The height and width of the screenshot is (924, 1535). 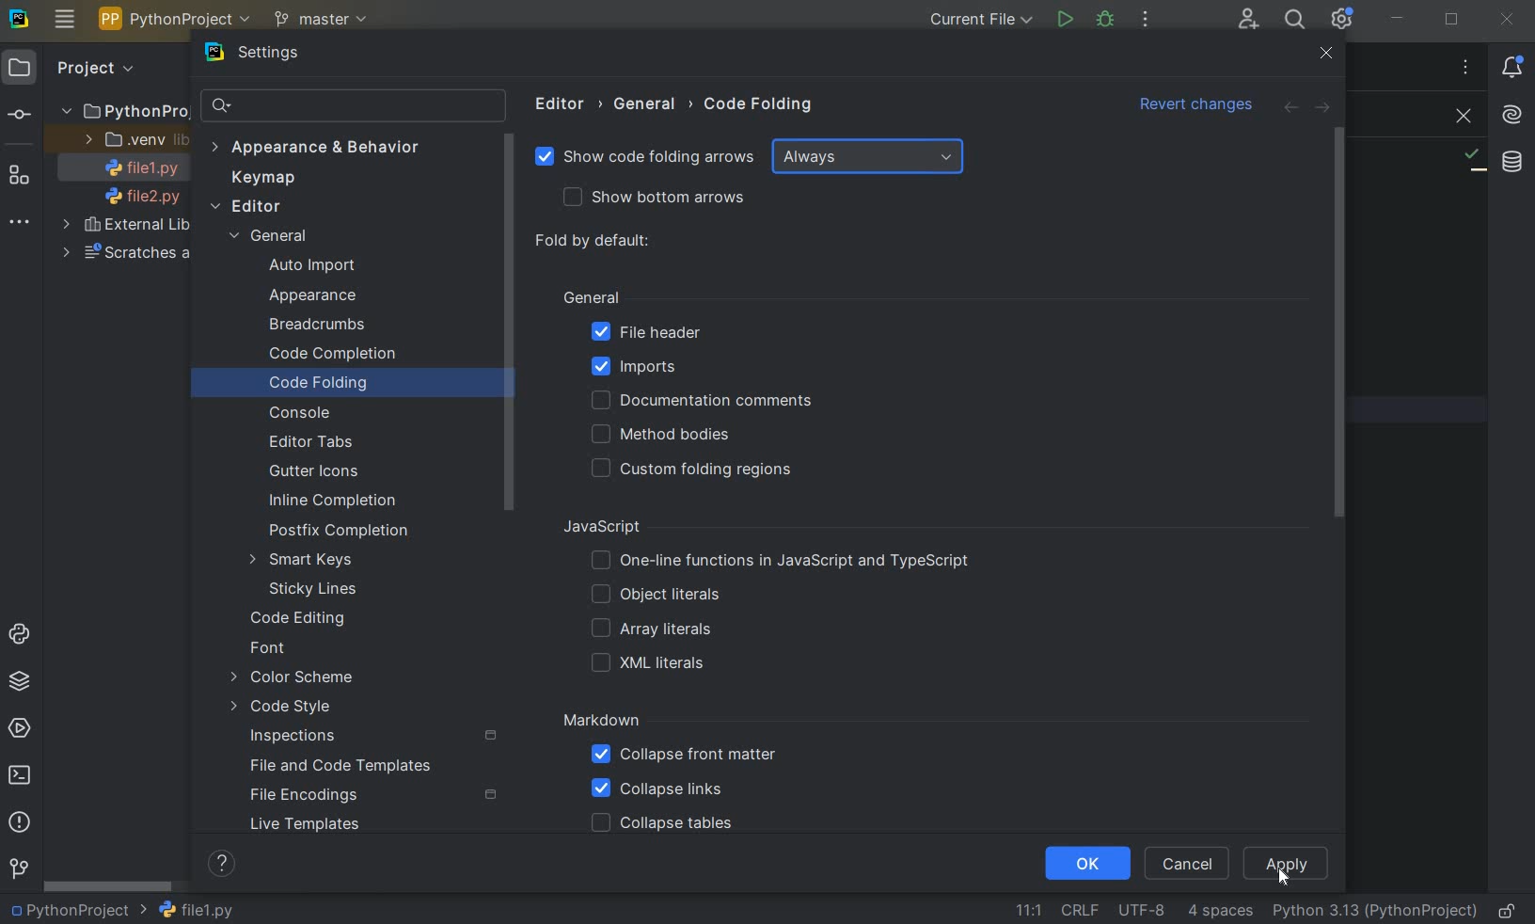 I want to click on SEARCH EVERYWHERE, so click(x=1294, y=20).